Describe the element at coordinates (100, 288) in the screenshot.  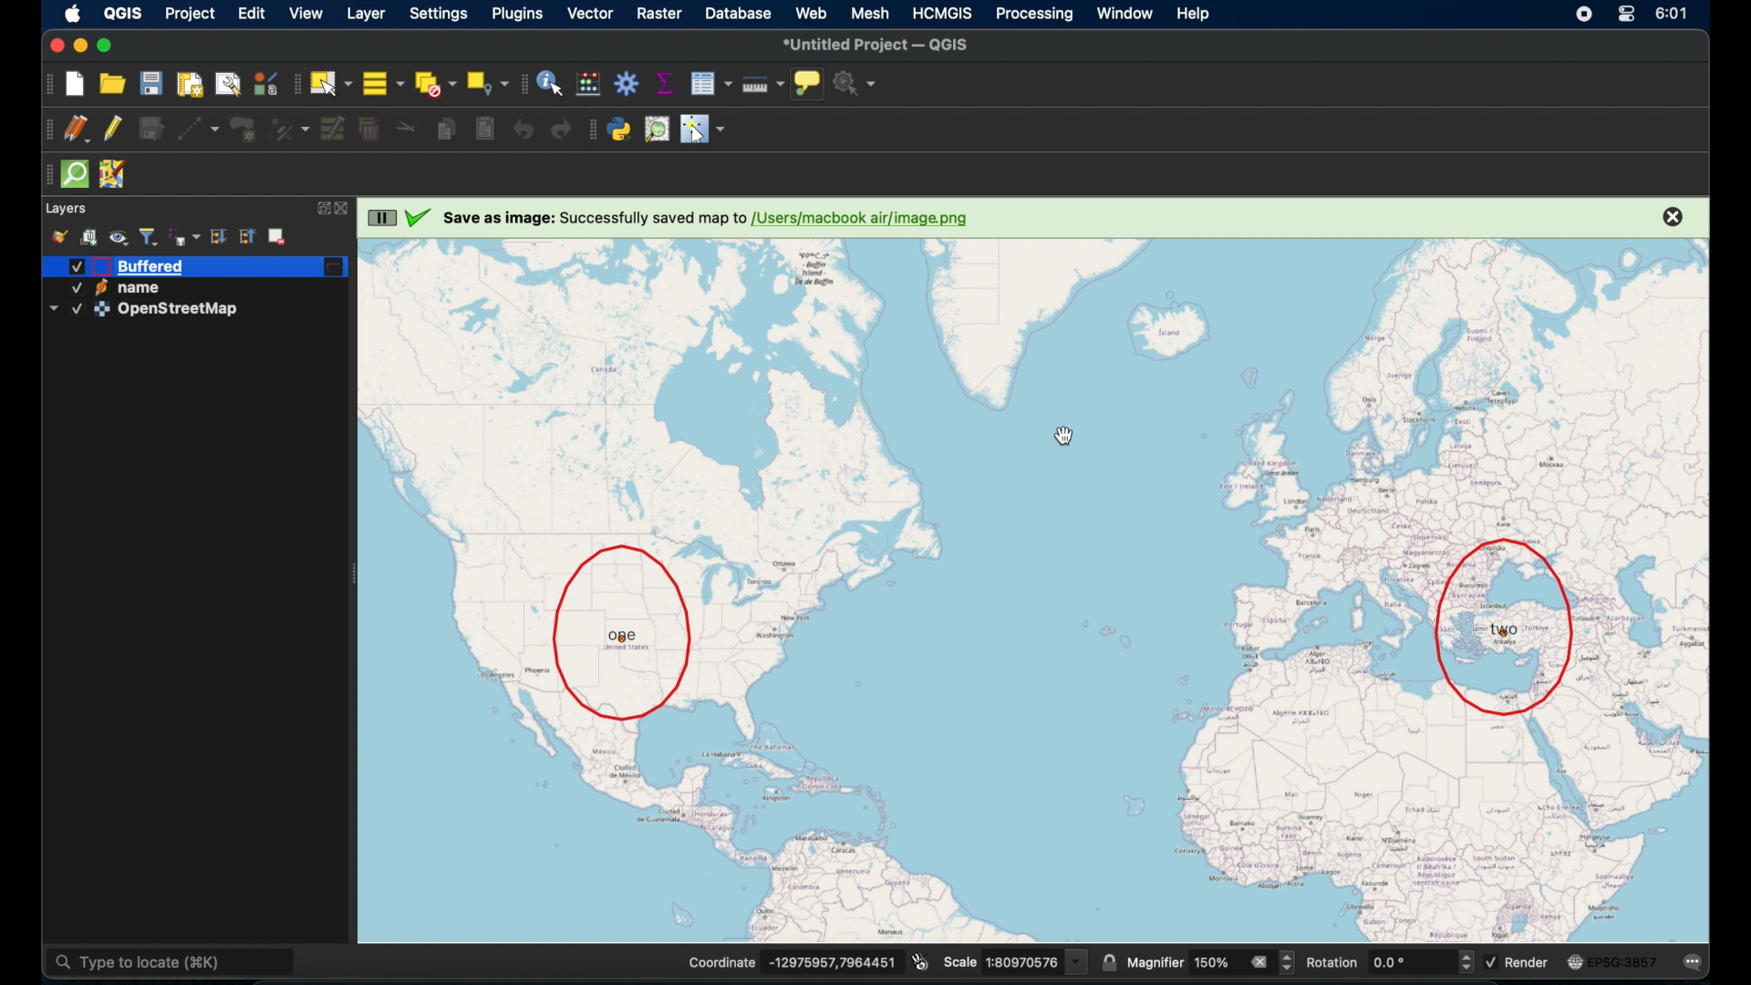
I see `icon` at that location.